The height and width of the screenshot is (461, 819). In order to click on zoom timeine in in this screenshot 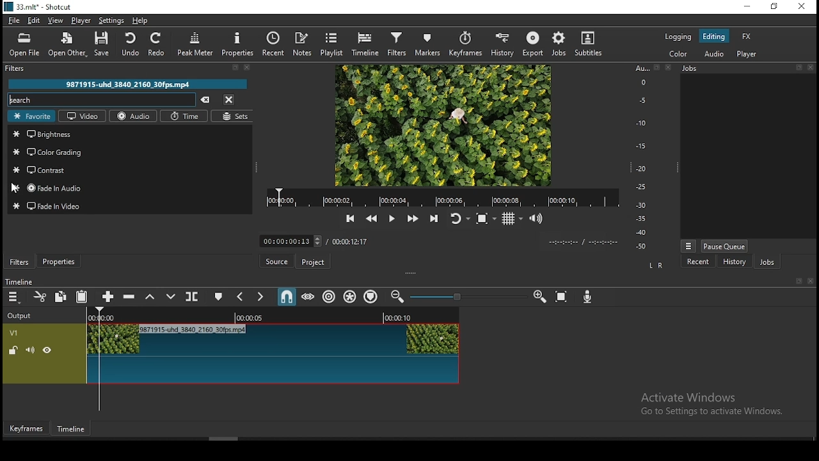, I will do `click(540, 298)`.